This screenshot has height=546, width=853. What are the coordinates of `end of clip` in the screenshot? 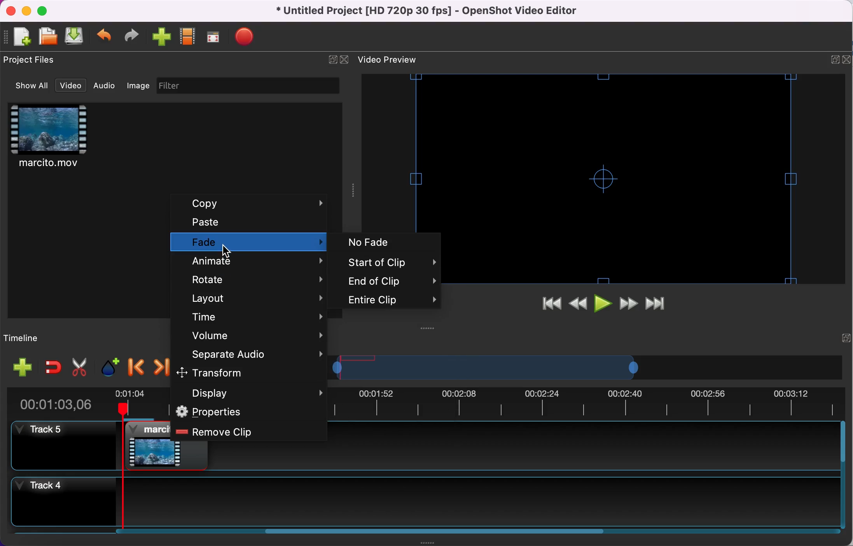 It's located at (392, 279).